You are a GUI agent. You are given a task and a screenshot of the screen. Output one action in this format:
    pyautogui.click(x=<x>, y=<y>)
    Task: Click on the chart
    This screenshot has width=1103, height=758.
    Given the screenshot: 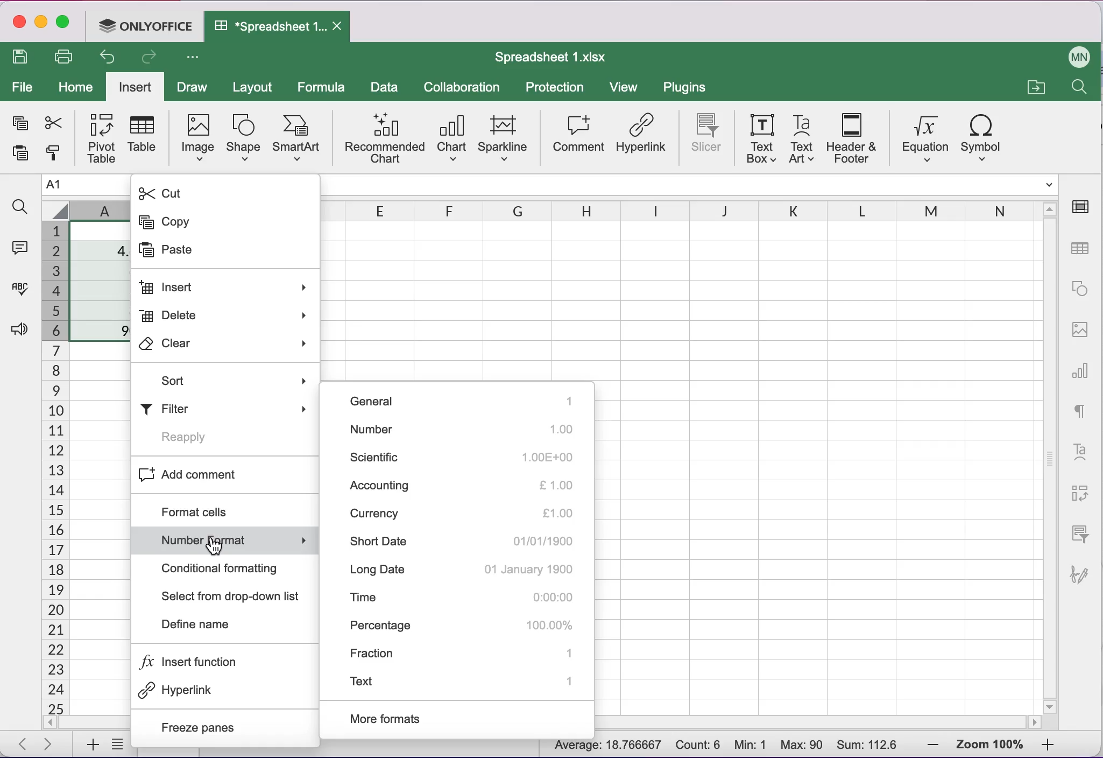 What is the action you would take?
    pyautogui.click(x=451, y=140)
    